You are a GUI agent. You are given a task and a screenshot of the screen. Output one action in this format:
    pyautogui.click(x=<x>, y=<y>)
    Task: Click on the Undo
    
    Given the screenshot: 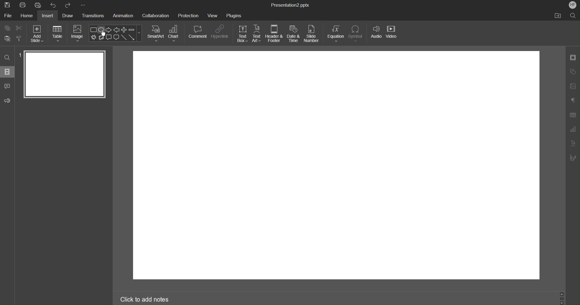 What is the action you would take?
    pyautogui.click(x=54, y=5)
    